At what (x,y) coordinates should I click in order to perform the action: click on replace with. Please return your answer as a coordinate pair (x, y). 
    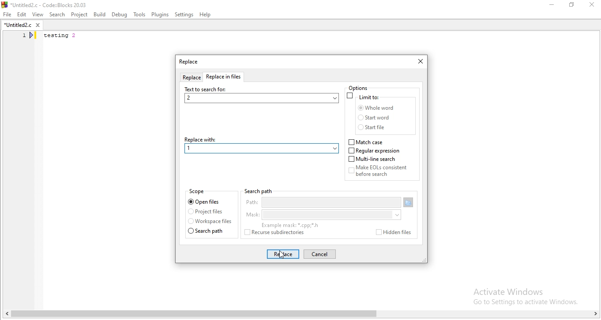
    Looking at the image, I should click on (261, 139).